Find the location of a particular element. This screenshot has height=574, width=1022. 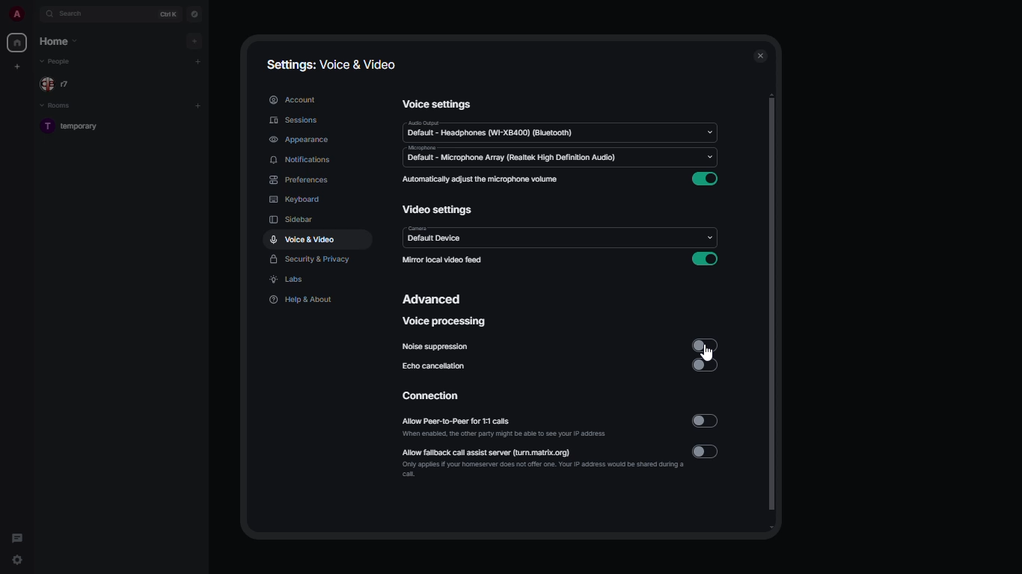

expand is located at coordinates (36, 14).